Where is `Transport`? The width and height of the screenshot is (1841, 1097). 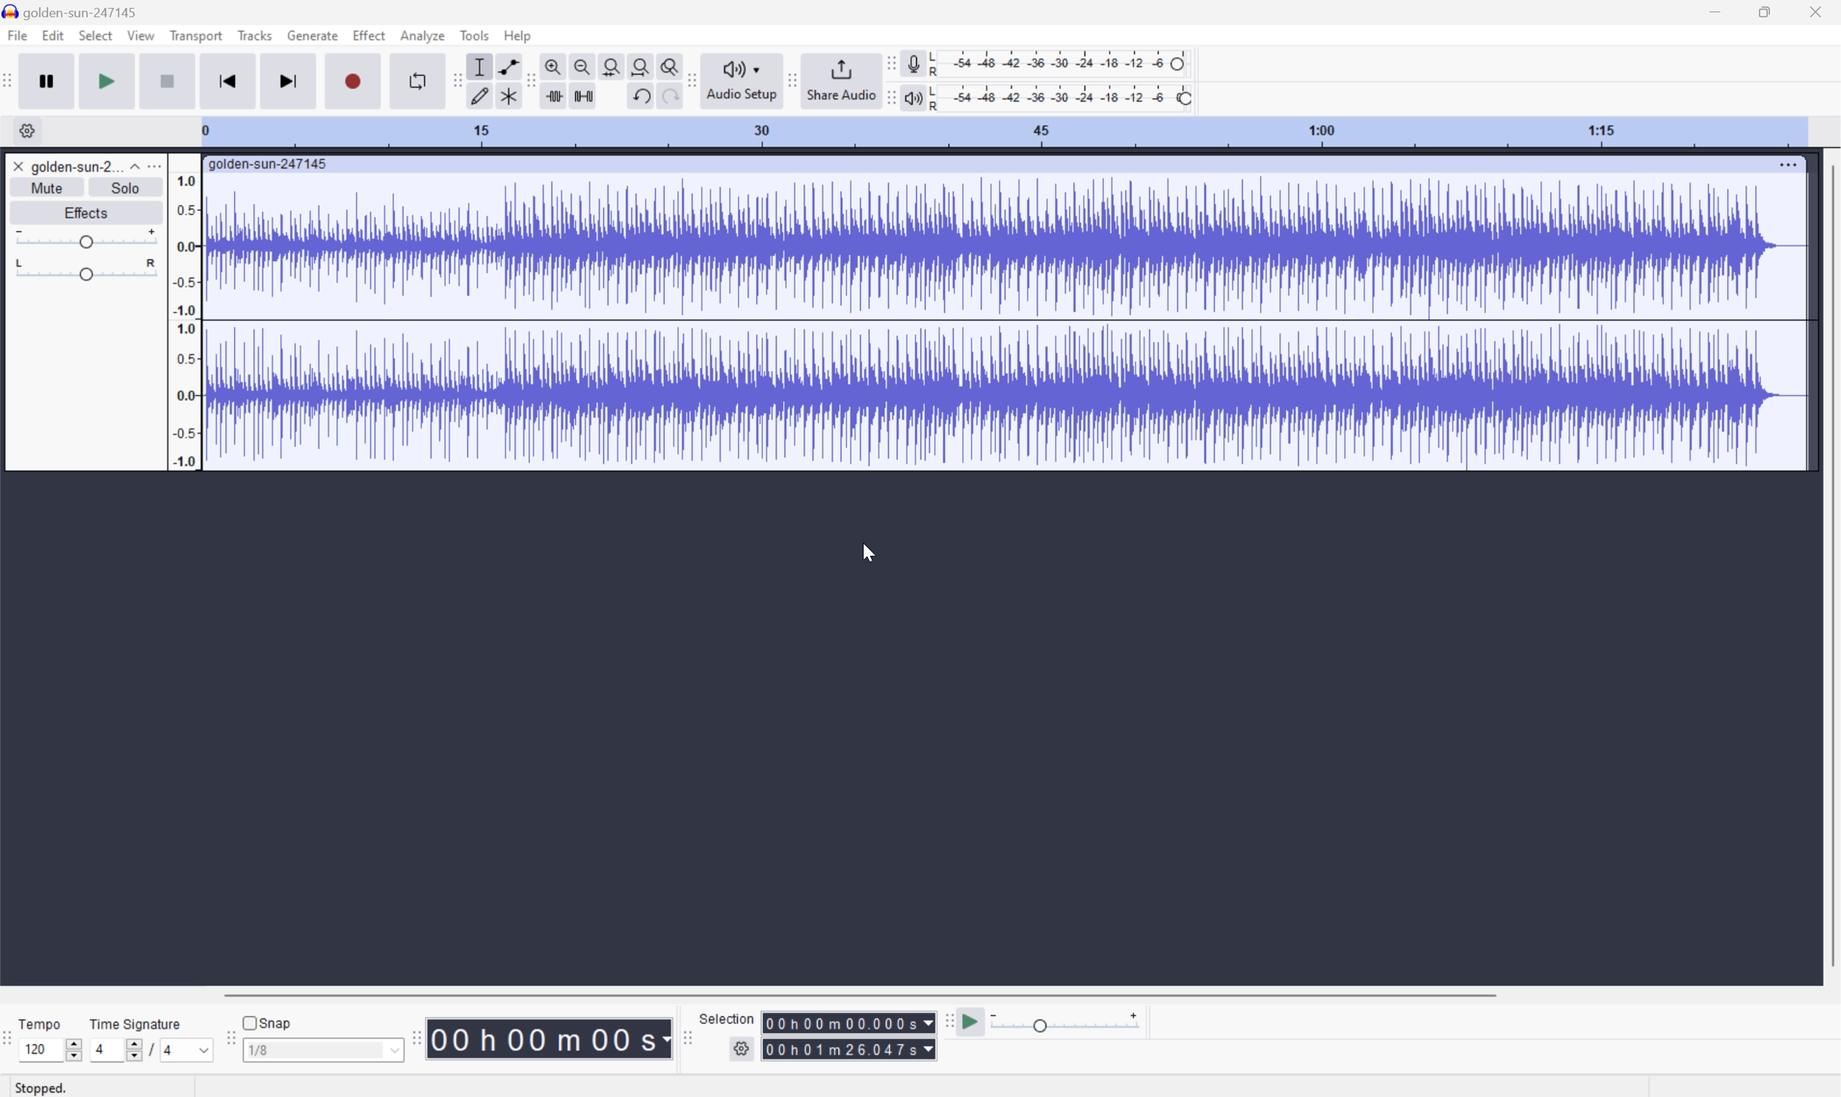 Transport is located at coordinates (196, 35).